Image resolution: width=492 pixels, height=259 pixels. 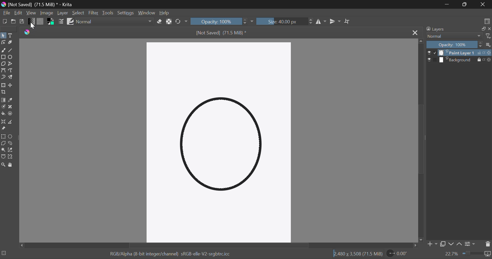 I want to click on Brush Settings, so click(x=61, y=22).